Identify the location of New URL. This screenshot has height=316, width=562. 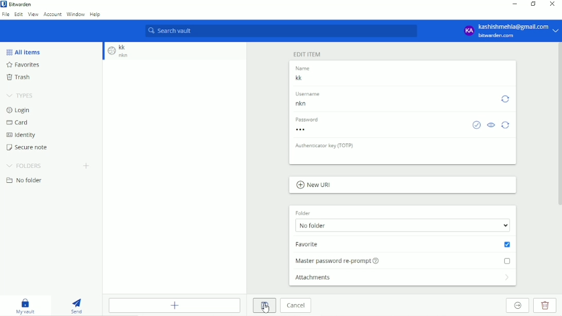
(314, 185).